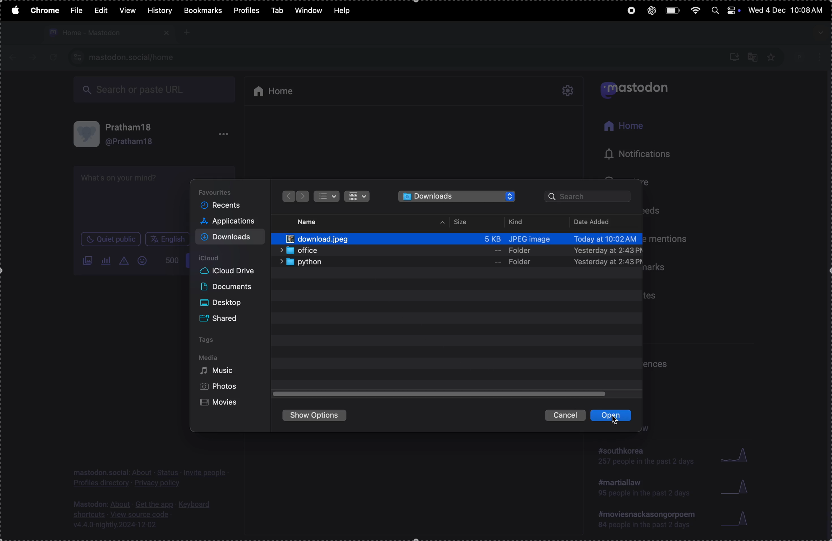 This screenshot has height=541, width=832. Describe the element at coordinates (14, 9) in the screenshot. I see `apple menu` at that location.